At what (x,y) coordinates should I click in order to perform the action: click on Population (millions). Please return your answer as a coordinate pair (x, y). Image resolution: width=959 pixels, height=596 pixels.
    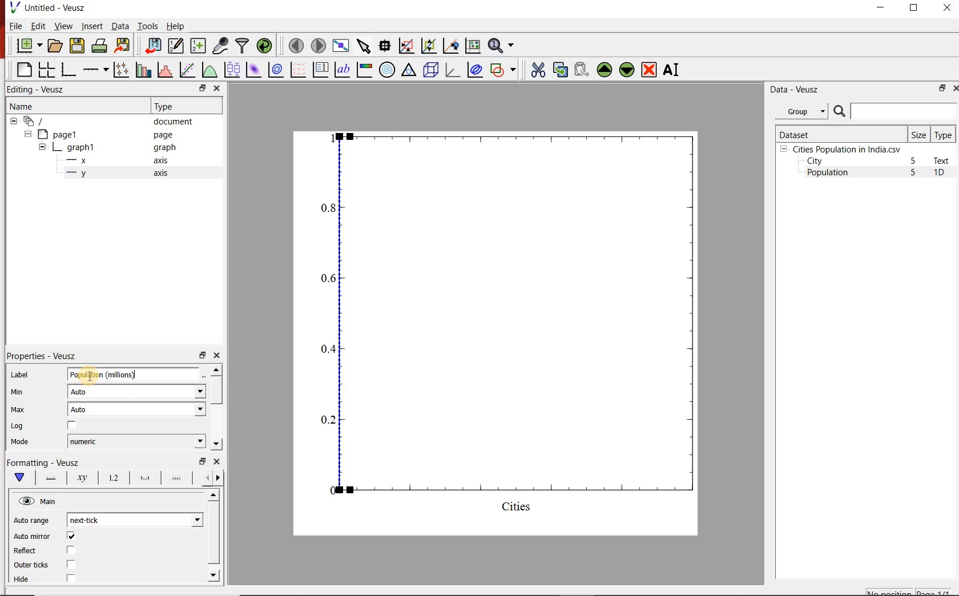
    Looking at the image, I should click on (136, 374).